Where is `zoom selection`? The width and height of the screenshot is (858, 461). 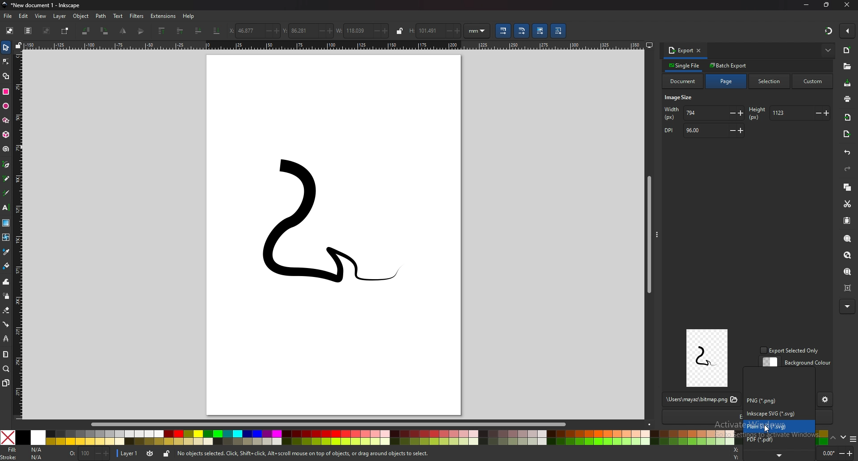 zoom selection is located at coordinates (848, 238).